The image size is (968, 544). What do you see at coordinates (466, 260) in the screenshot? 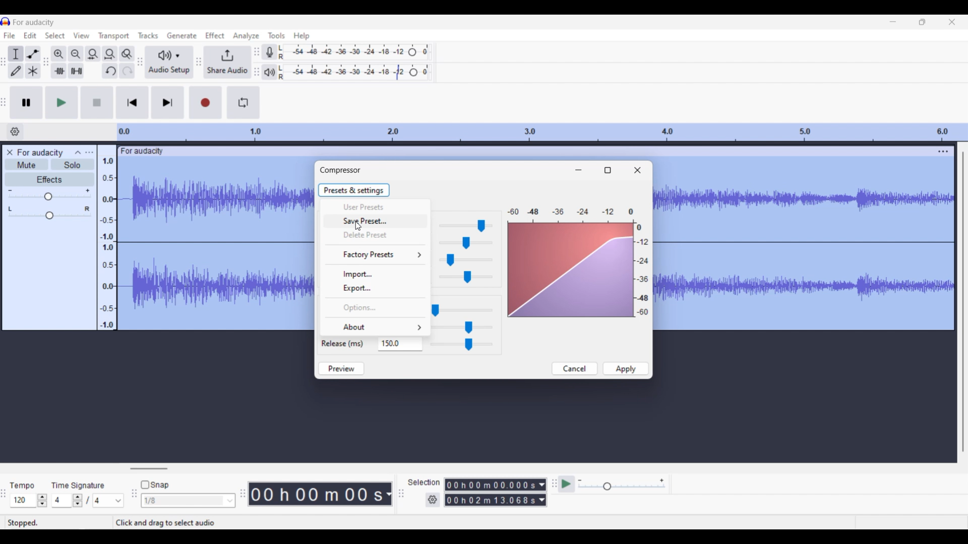
I see `Knee width slider` at bounding box center [466, 260].